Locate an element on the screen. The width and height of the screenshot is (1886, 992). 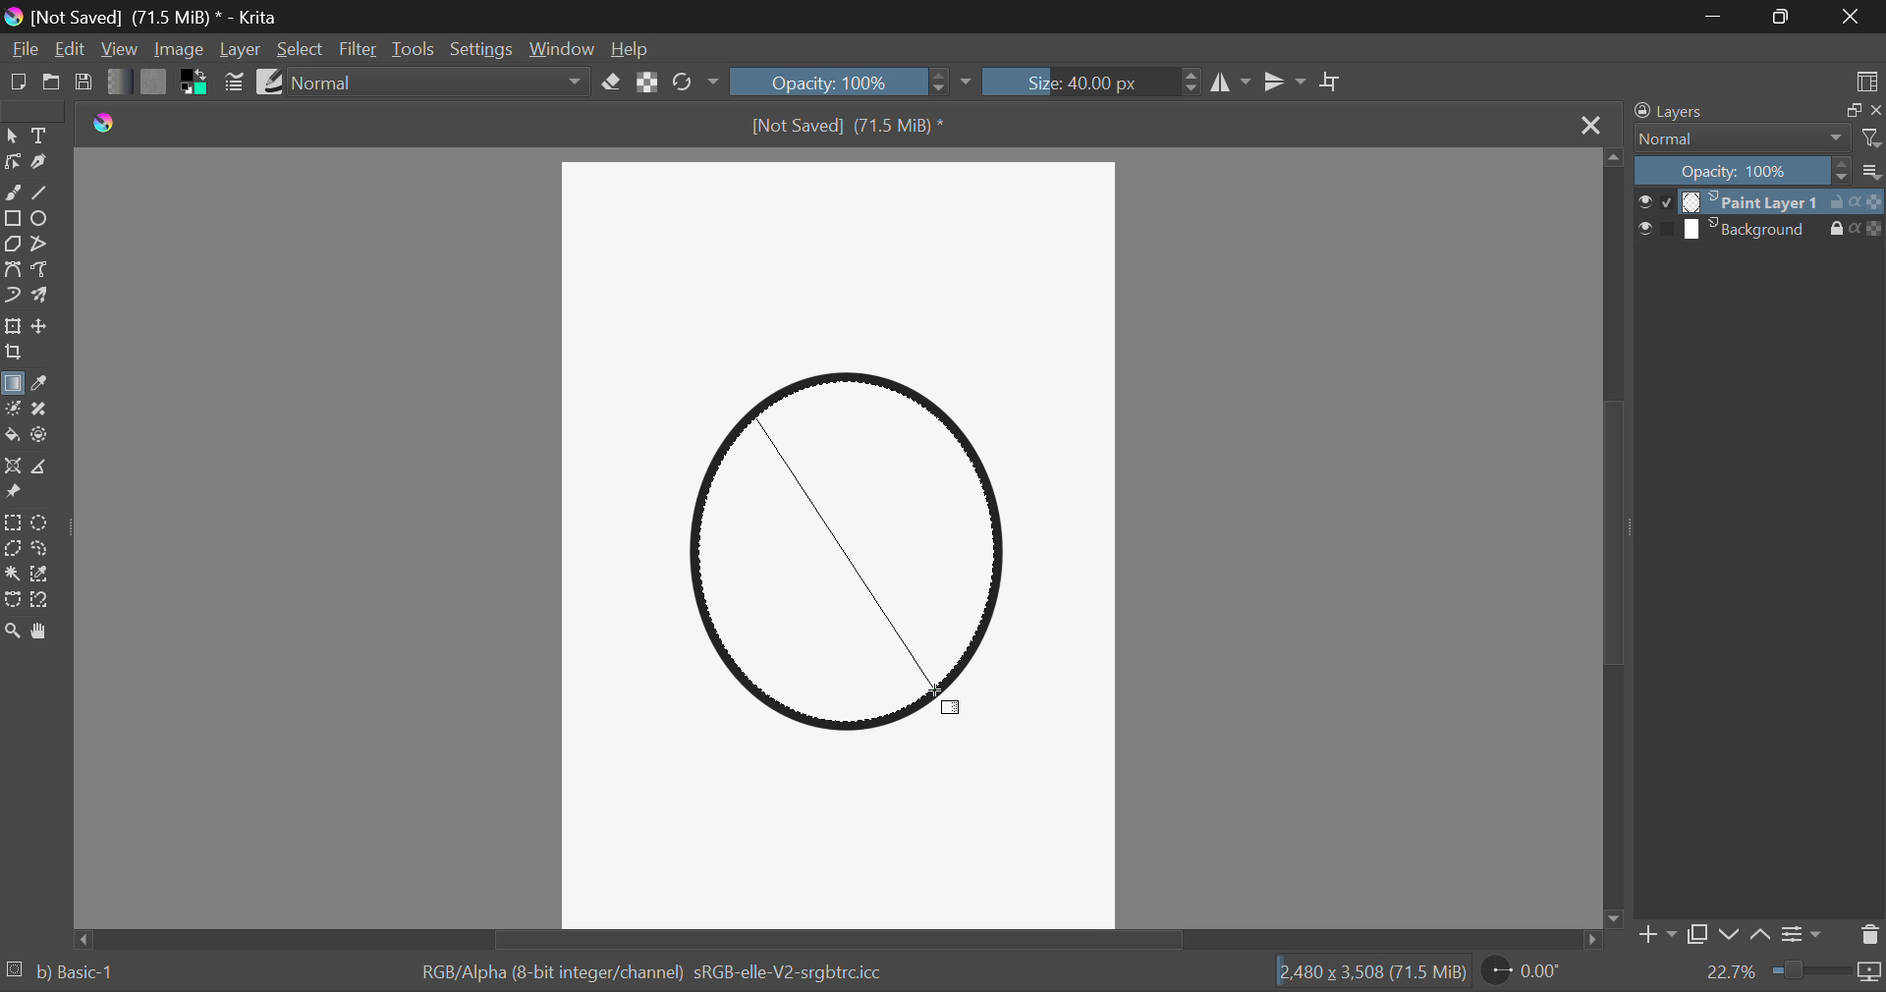
Select is located at coordinates (13, 136).